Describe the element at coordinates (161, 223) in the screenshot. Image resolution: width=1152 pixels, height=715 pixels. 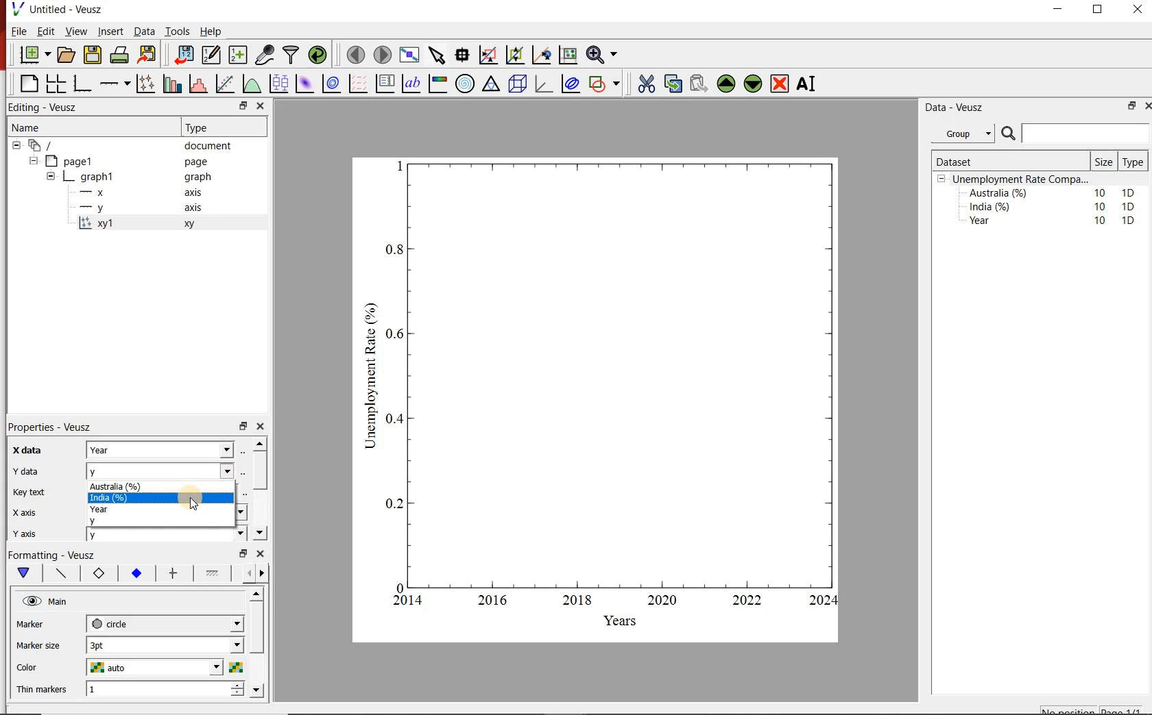
I see `xy 1 xy` at that location.